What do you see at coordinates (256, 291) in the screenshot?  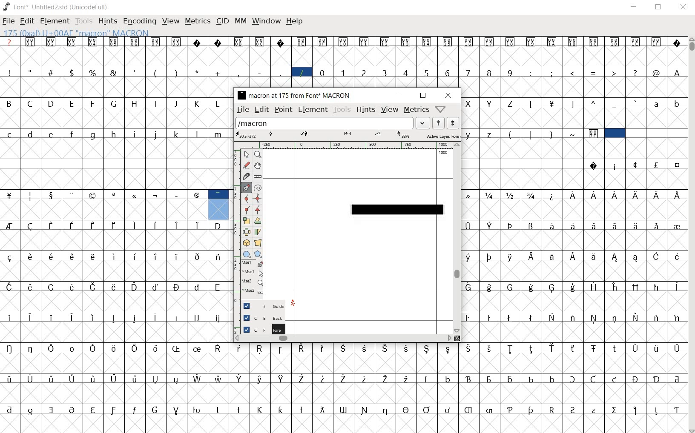 I see `Mouse wheel button + Ctrl` at bounding box center [256, 291].